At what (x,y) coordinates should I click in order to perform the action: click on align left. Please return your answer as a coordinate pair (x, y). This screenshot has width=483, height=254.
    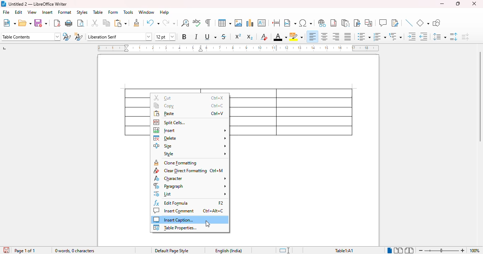
    Looking at the image, I should click on (313, 37).